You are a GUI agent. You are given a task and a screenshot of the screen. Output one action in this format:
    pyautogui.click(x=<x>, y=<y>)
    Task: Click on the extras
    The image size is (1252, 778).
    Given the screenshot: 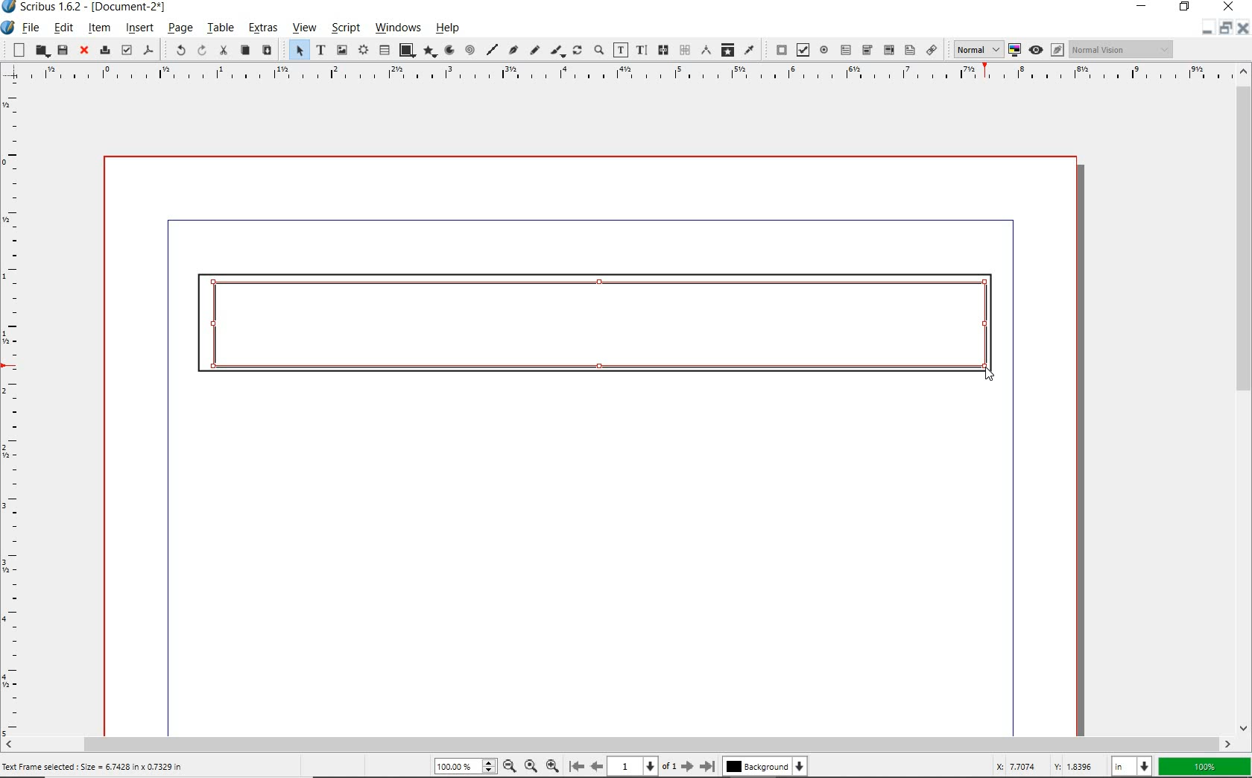 What is the action you would take?
    pyautogui.click(x=264, y=28)
    